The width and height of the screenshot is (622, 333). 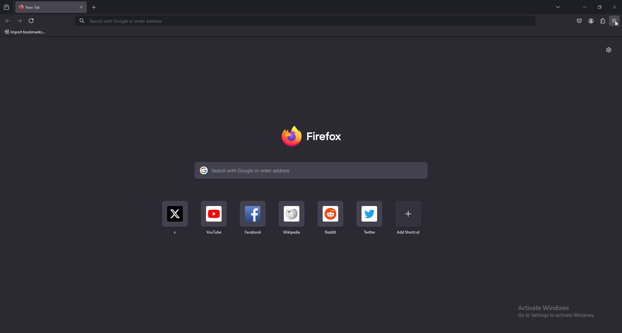 I want to click on extension, so click(x=602, y=21).